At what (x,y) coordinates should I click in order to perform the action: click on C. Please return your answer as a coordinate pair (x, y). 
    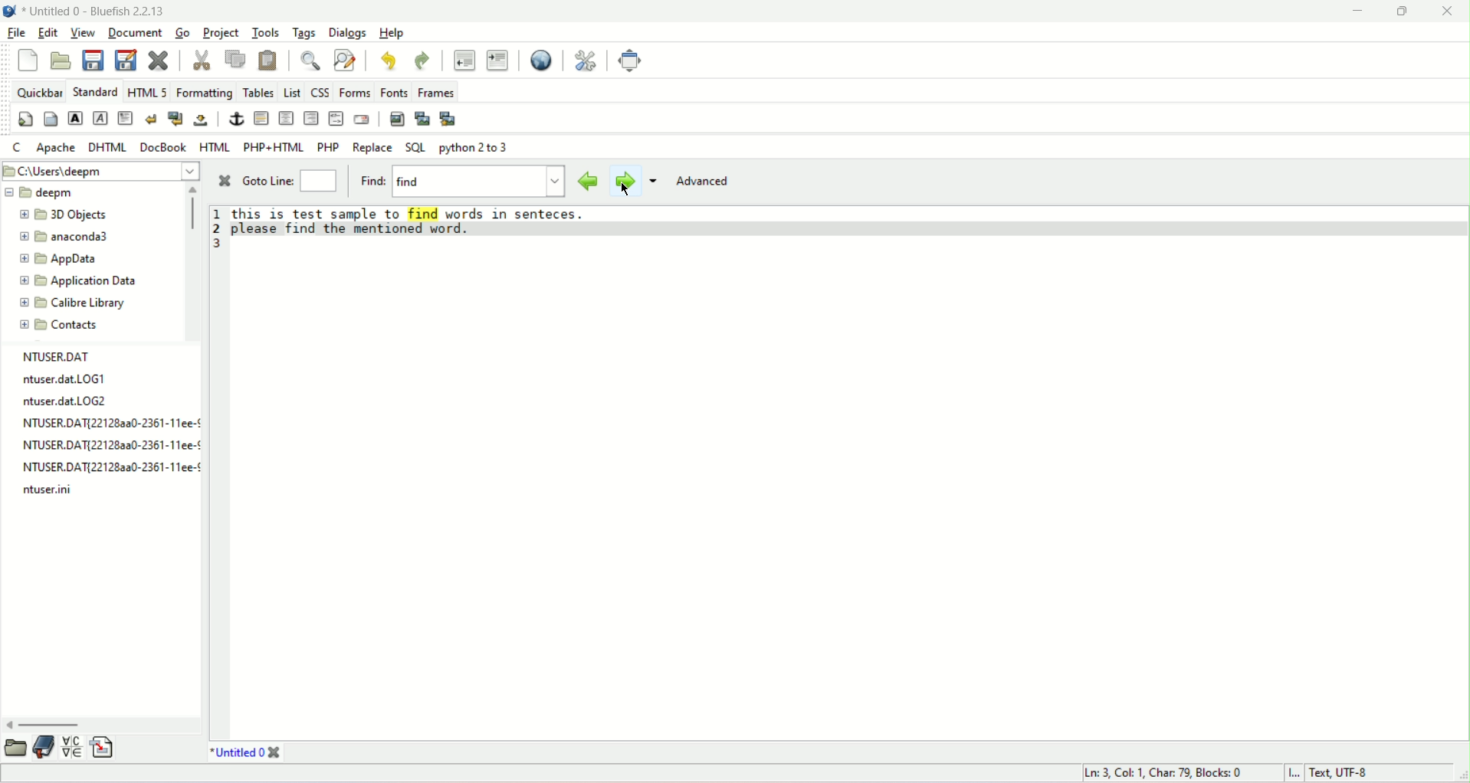
    Looking at the image, I should click on (15, 146).